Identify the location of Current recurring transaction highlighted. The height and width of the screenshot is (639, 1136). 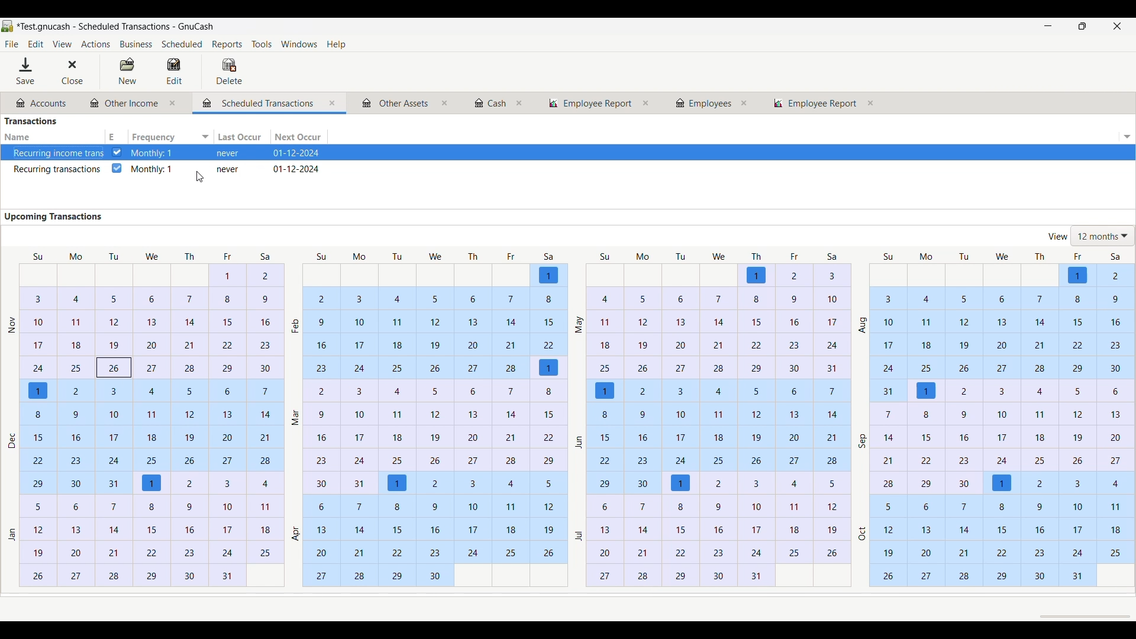
(567, 153).